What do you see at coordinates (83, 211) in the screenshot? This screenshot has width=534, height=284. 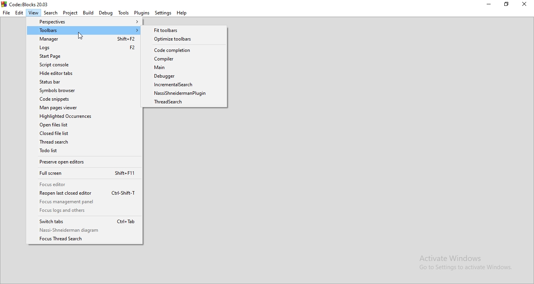 I see `Focus legs and others` at bounding box center [83, 211].